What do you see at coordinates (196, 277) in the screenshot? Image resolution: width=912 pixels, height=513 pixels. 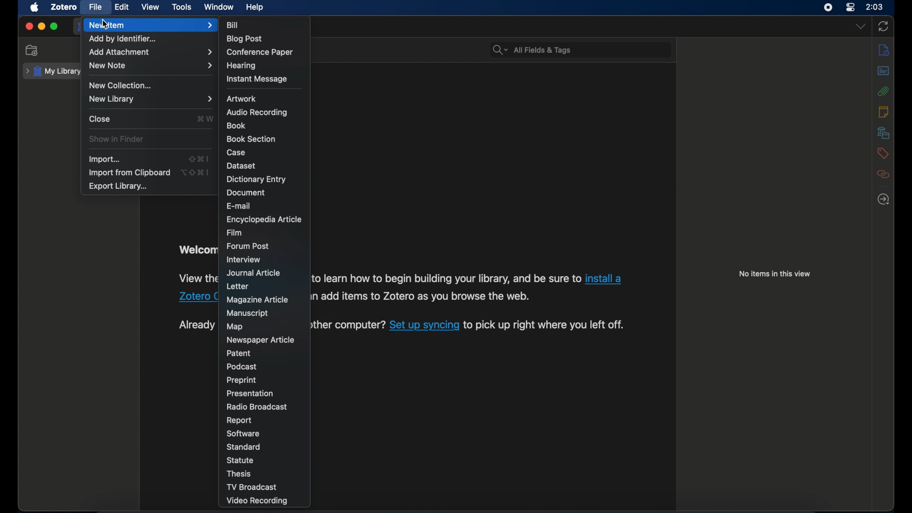 I see `obscure text` at bounding box center [196, 277].